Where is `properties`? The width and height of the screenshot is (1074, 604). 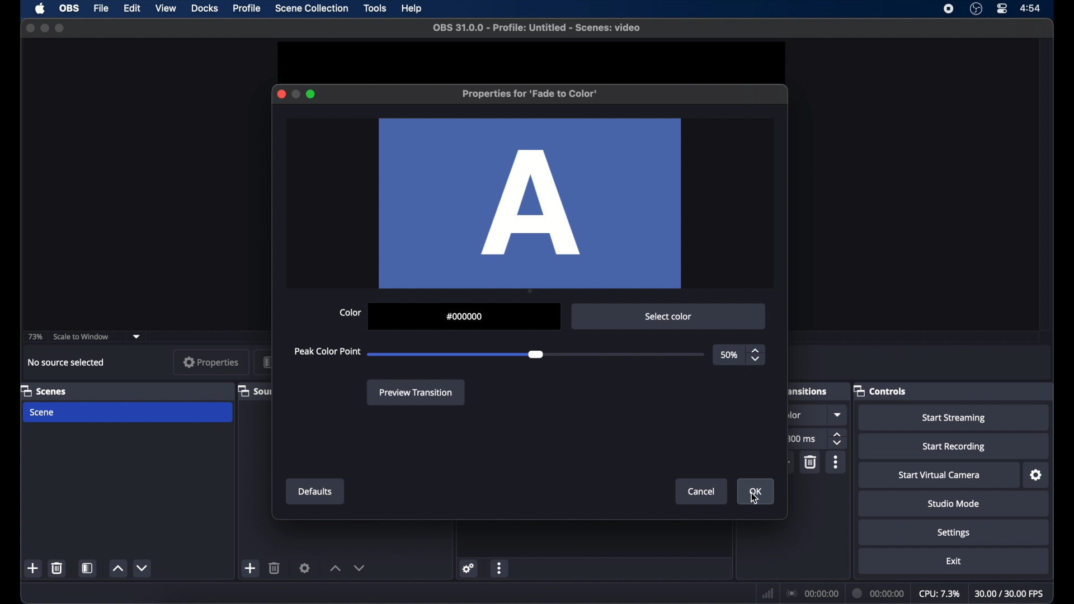
properties is located at coordinates (211, 362).